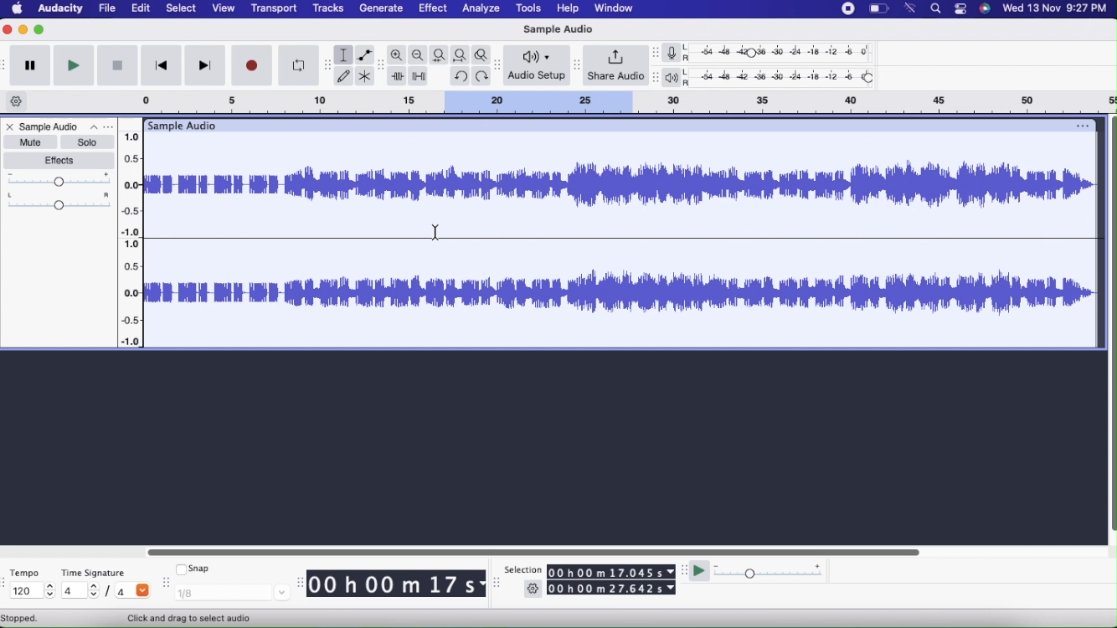  What do you see at coordinates (344, 55) in the screenshot?
I see `Selection tool` at bounding box center [344, 55].